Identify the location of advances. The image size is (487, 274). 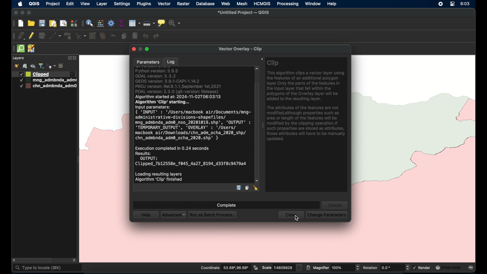
(173, 214).